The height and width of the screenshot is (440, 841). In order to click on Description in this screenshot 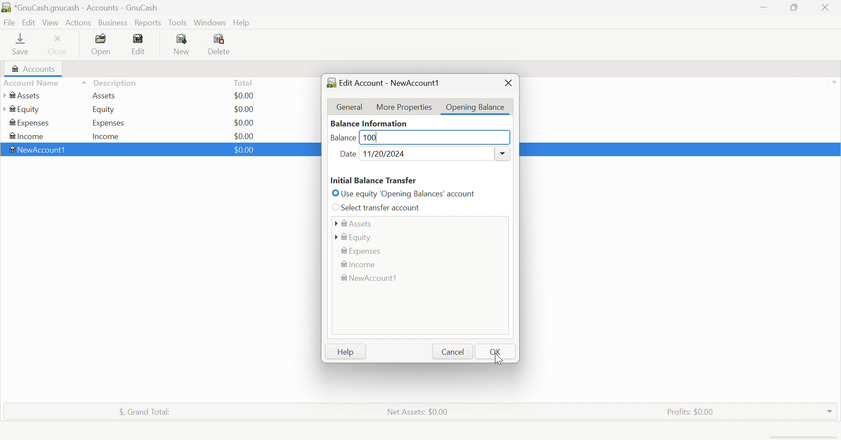, I will do `click(115, 82)`.